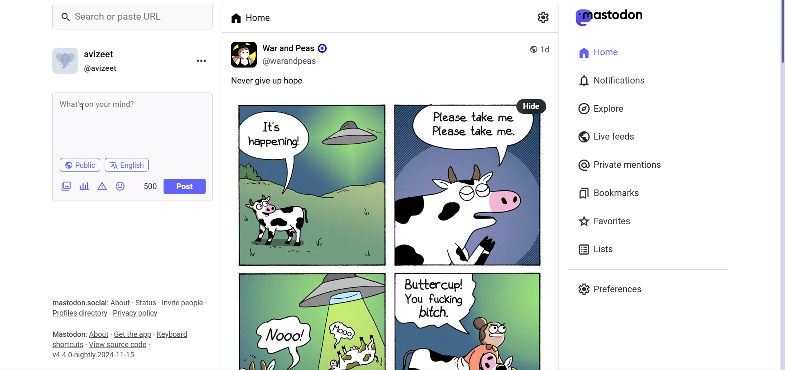 This screenshot has height=370, width=785. I want to click on profiles directory, so click(79, 313).